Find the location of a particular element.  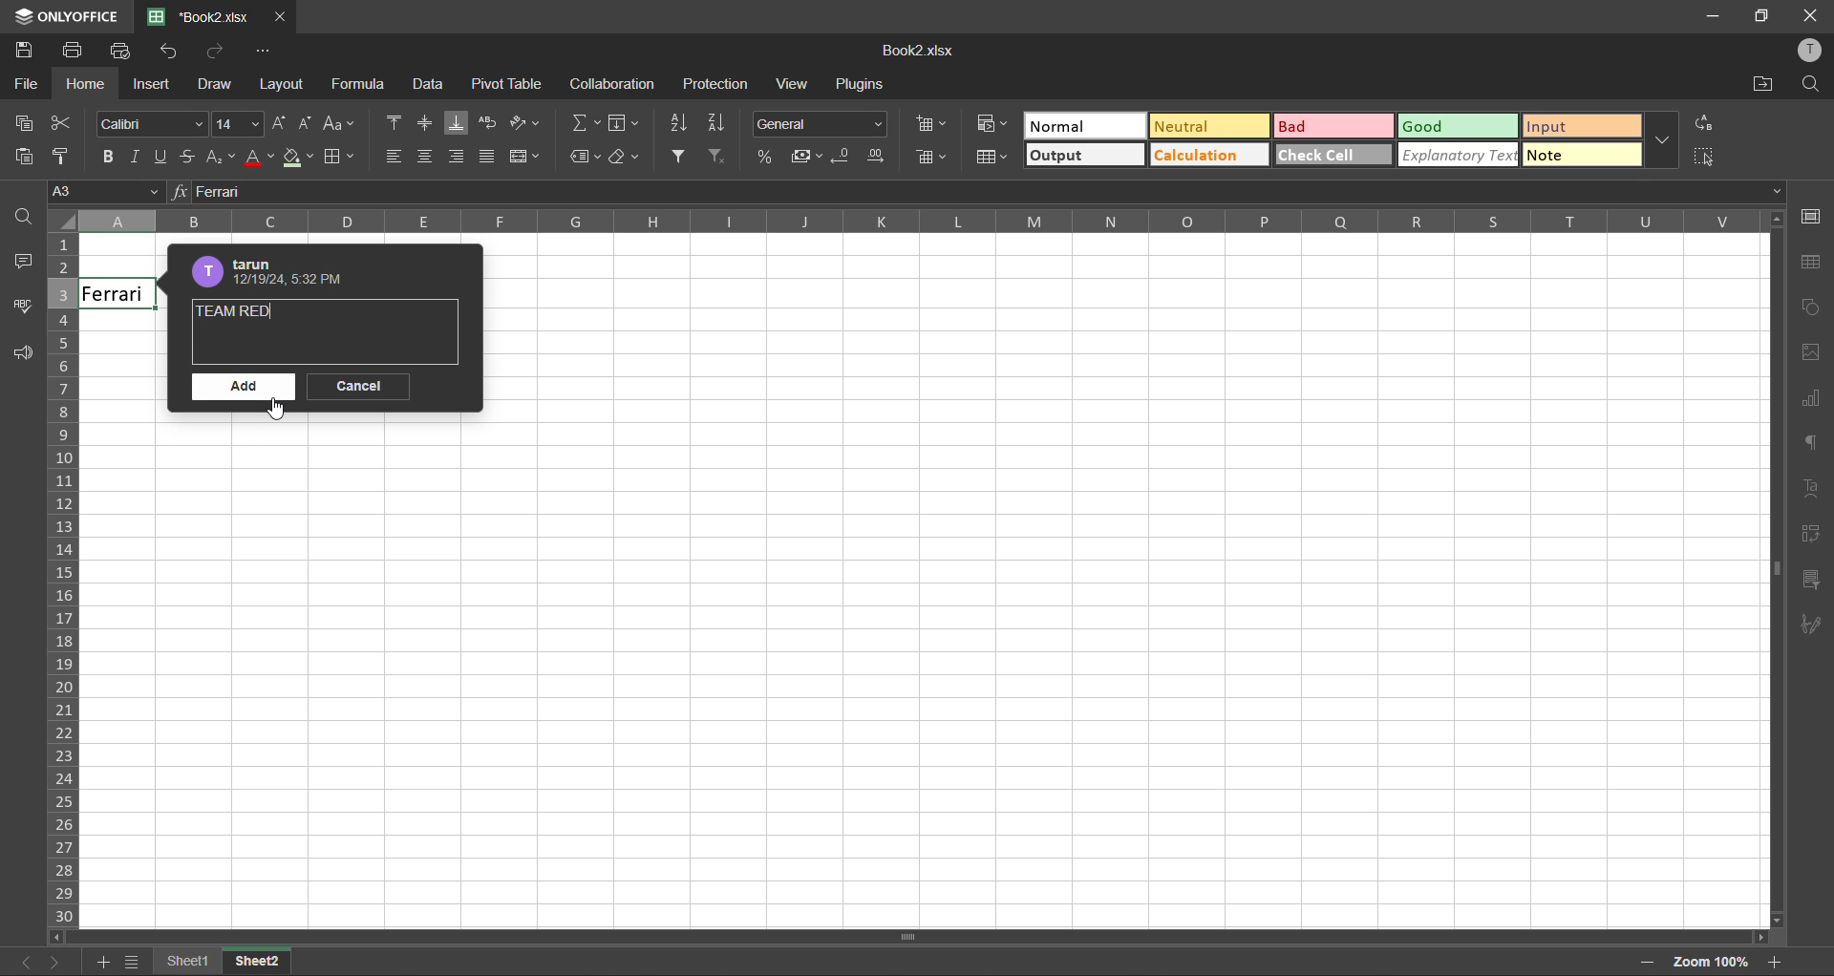

font style is located at coordinates (147, 122).